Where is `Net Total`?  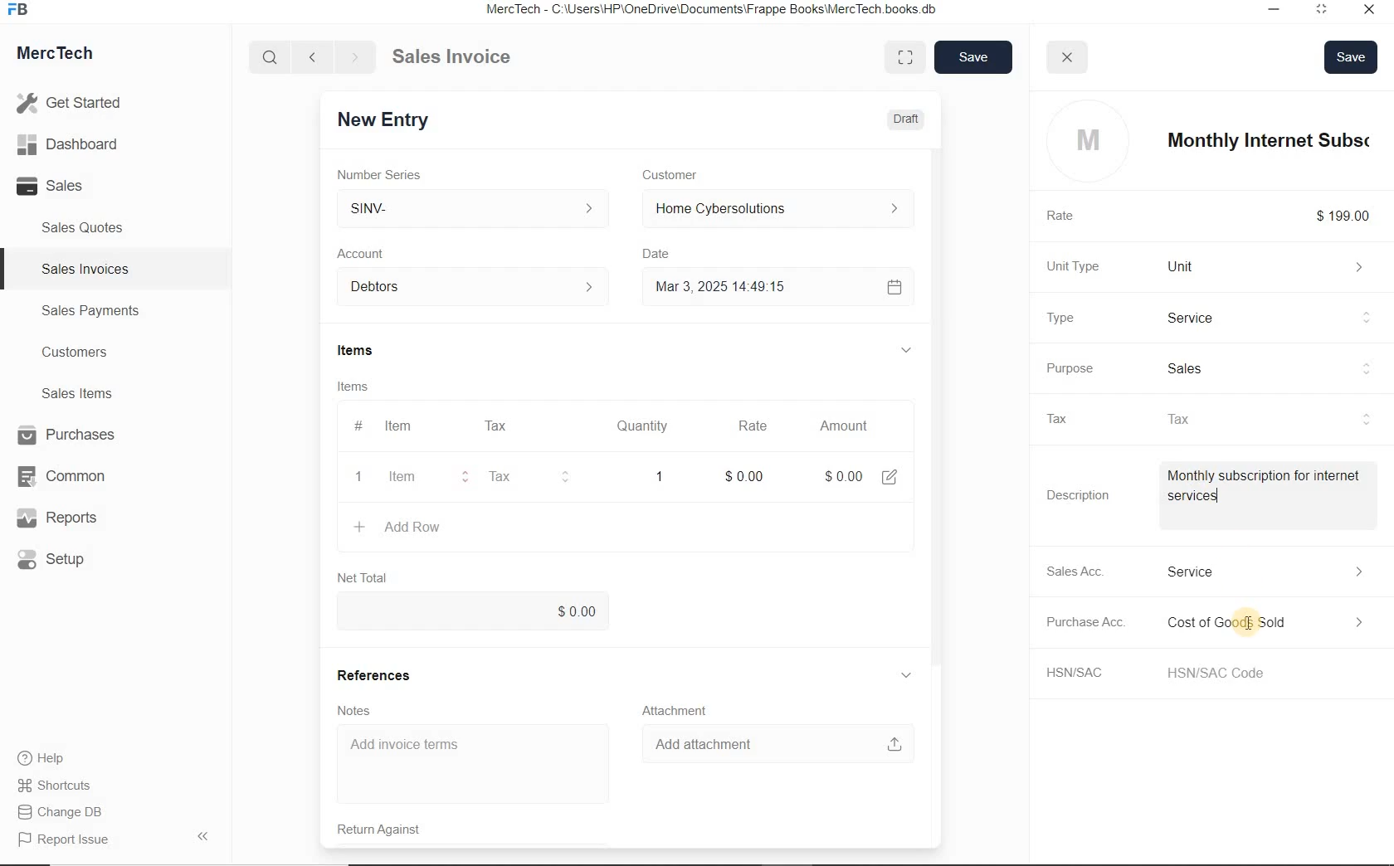
Net Total is located at coordinates (361, 577).